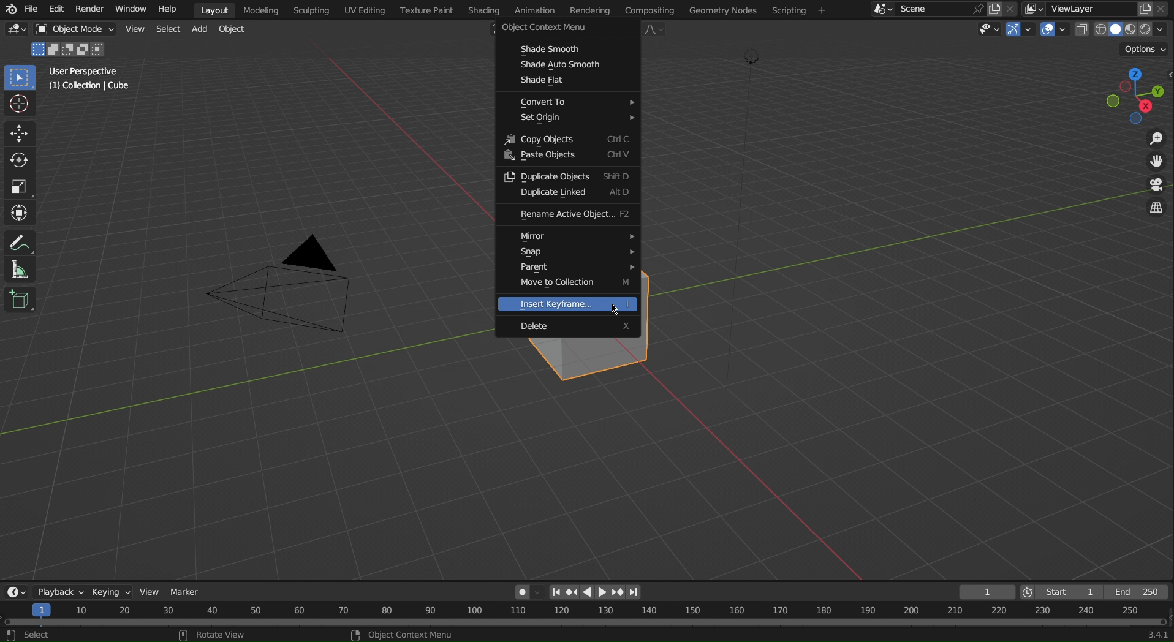  What do you see at coordinates (567, 64) in the screenshot?
I see `Shade Auto Smooth` at bounding box center [567, 64].